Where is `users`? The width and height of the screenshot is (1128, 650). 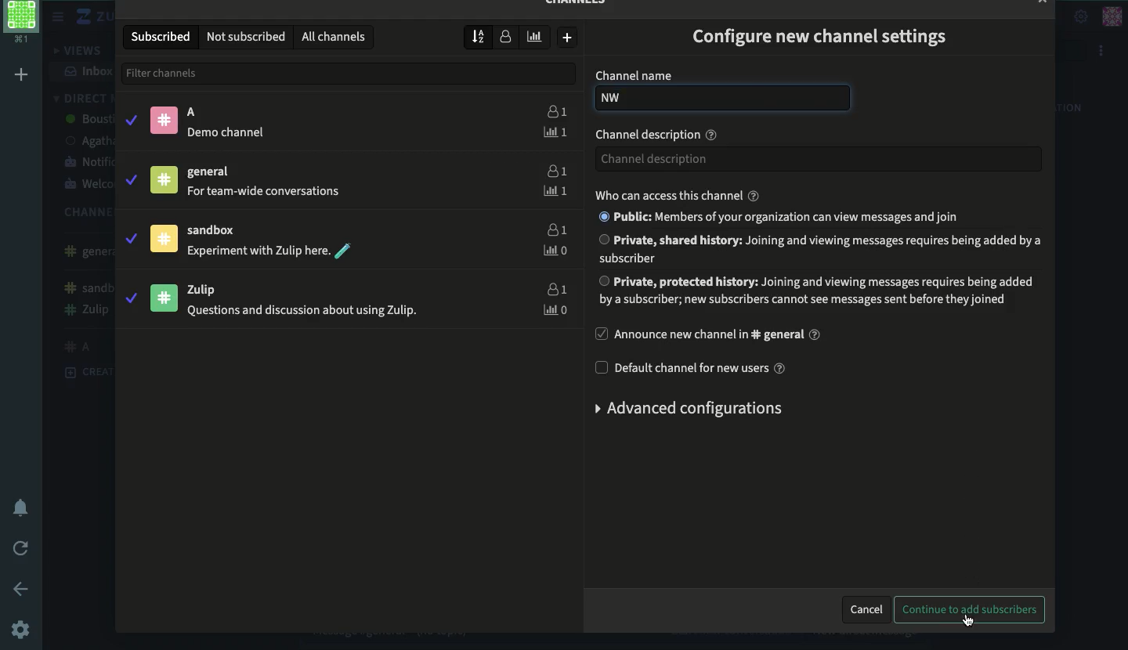 users is located at coordinates (556, 213).